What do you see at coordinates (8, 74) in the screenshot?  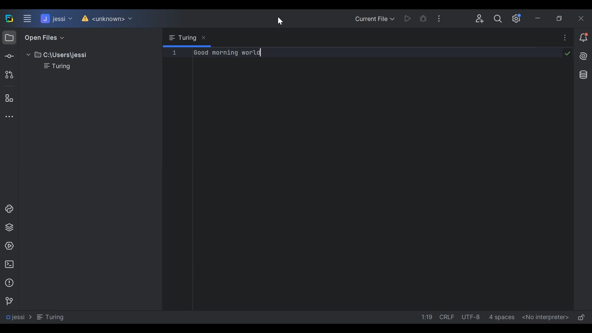 I see `Pull request` at bounding box center [8, 74].